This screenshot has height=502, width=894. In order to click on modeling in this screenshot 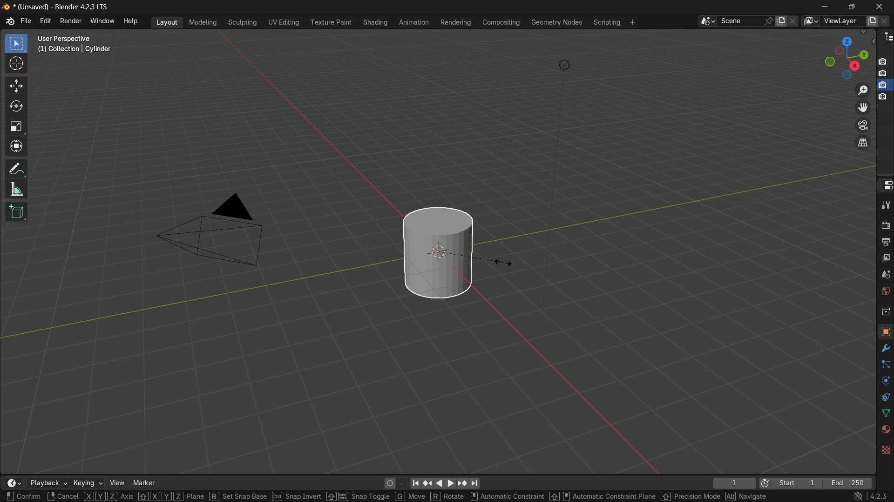, I will do `click(202, 22)`.